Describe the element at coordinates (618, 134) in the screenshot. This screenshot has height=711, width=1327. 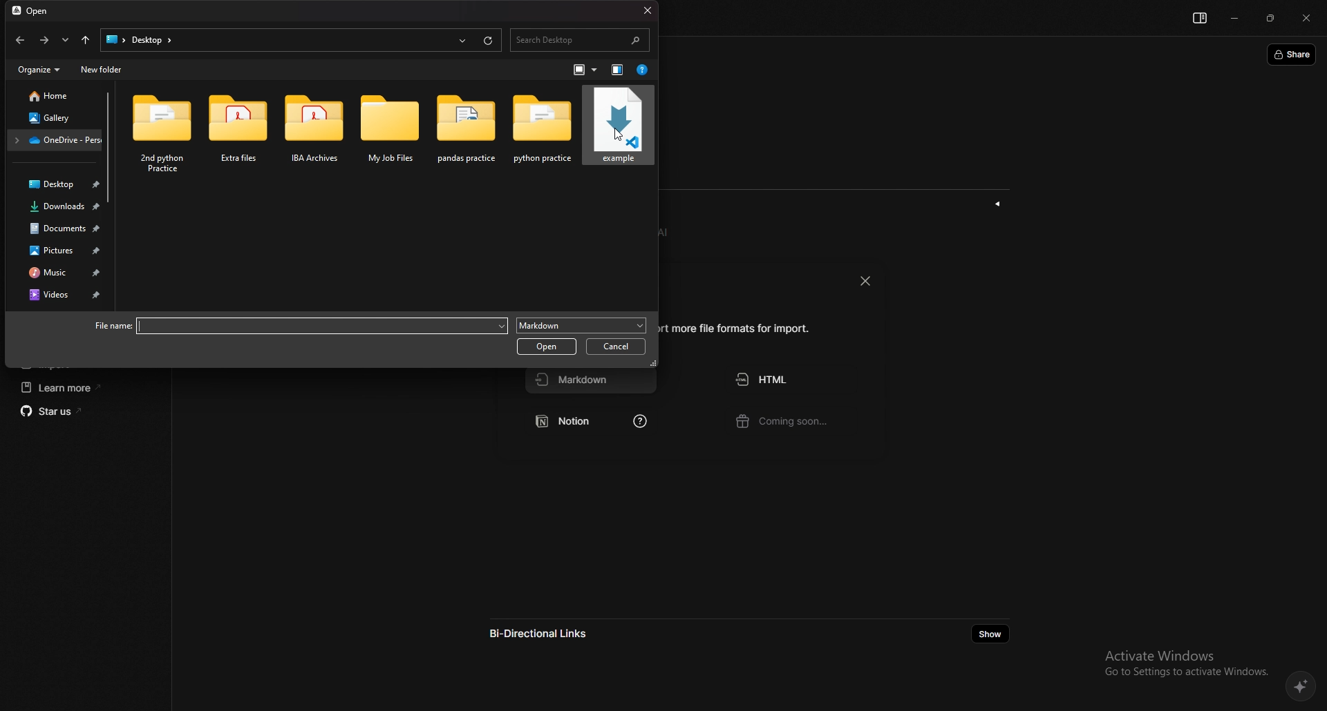
I see `markdown file` at that location.